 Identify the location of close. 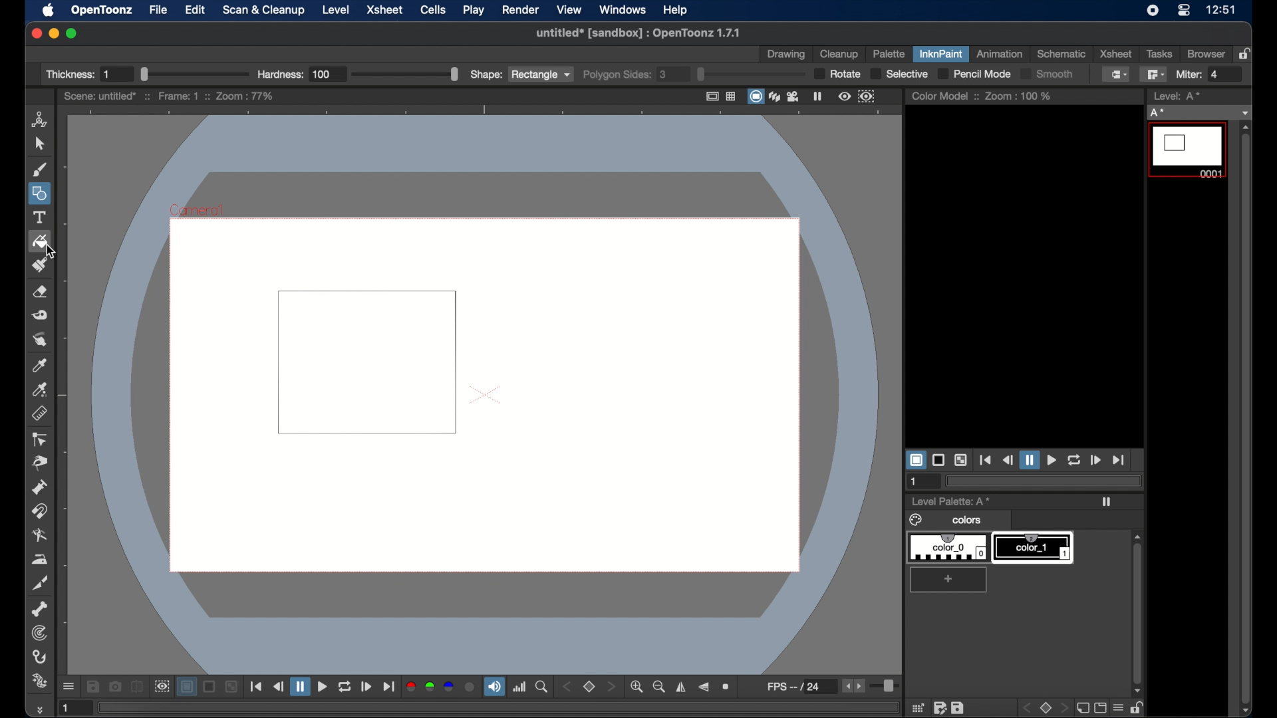
(35, 34).